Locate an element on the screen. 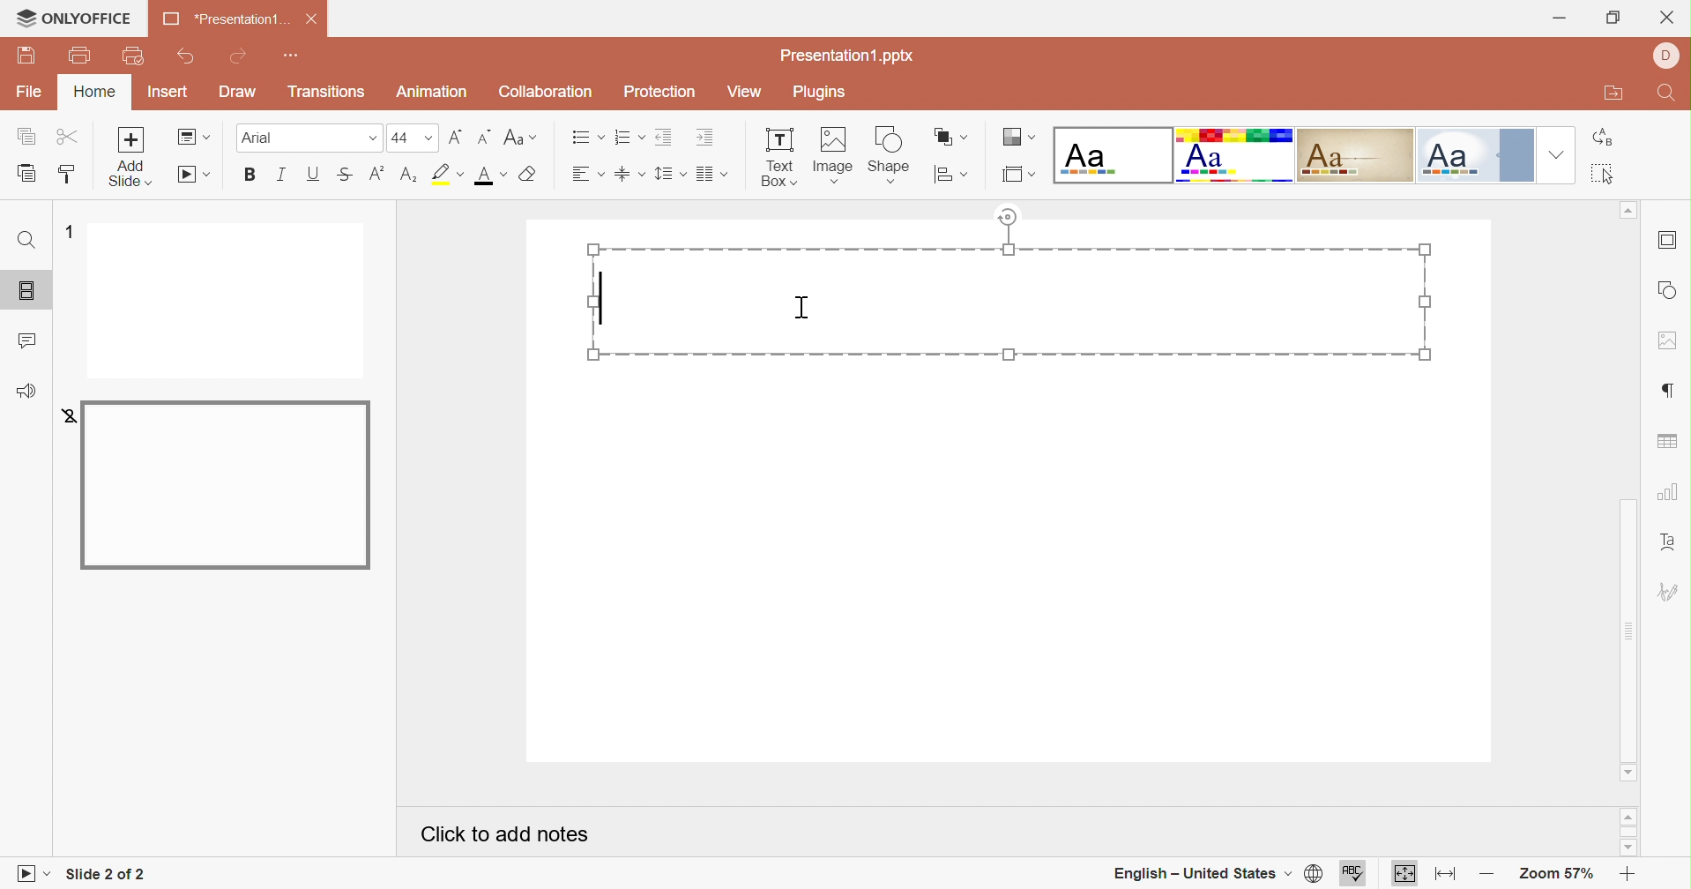 Image resolution: width=1691 pixels, height=889 pixels. Table settings is located at coordinates (1670, 442).